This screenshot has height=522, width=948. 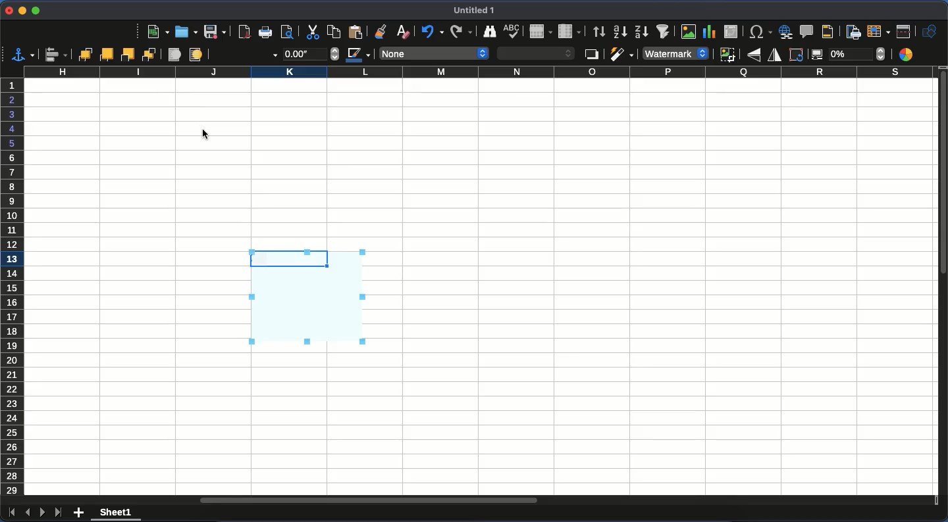 What do you see at coordinates (673, 54) in the screenshot?
I see `default` at bounding box center [673, 54].